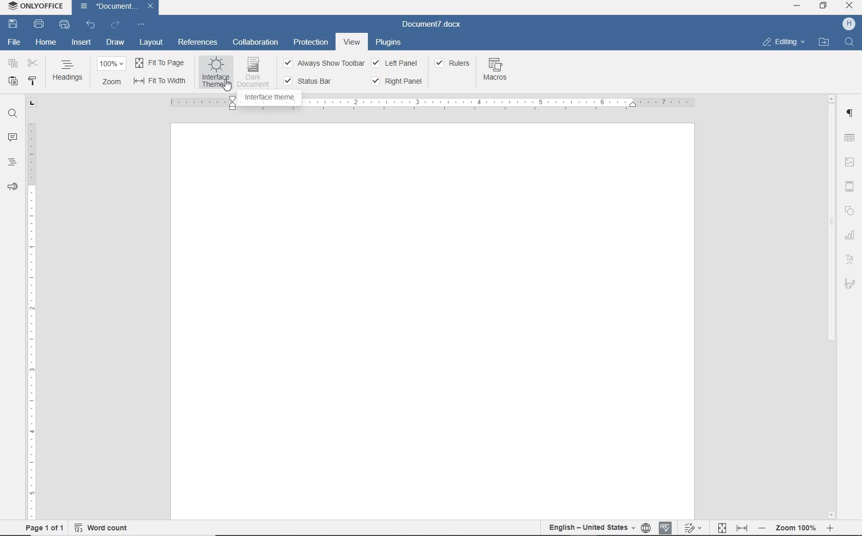 This screenshot has width=862, height=536. What do you see at coordinates (850, 236) in the screenshot?
I see `graph` at bounding box center [850, 236].